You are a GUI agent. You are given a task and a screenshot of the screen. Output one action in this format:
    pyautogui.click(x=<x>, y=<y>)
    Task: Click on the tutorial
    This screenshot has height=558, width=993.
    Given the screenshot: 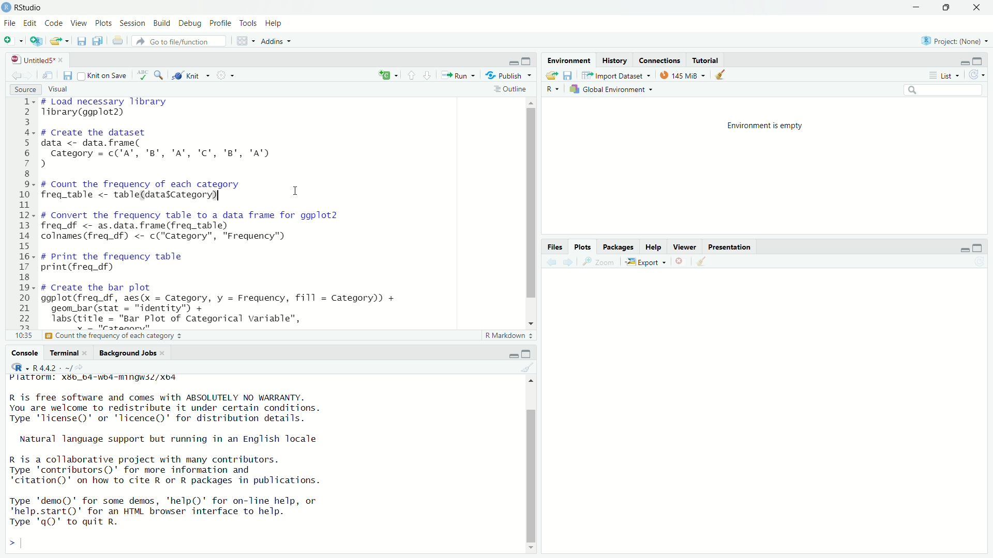 What is the action you would take?
    pyautogui.click(x=706, y=60)
    